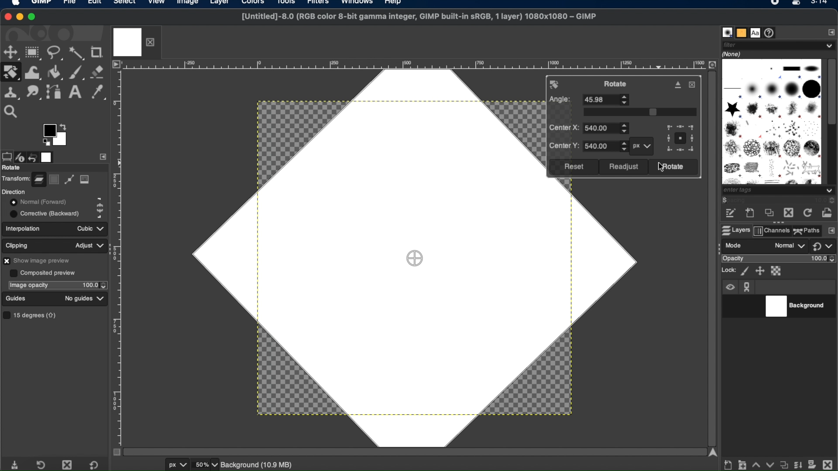 The image size is (838, 471). I want to click on brushes, so click(727, 32).